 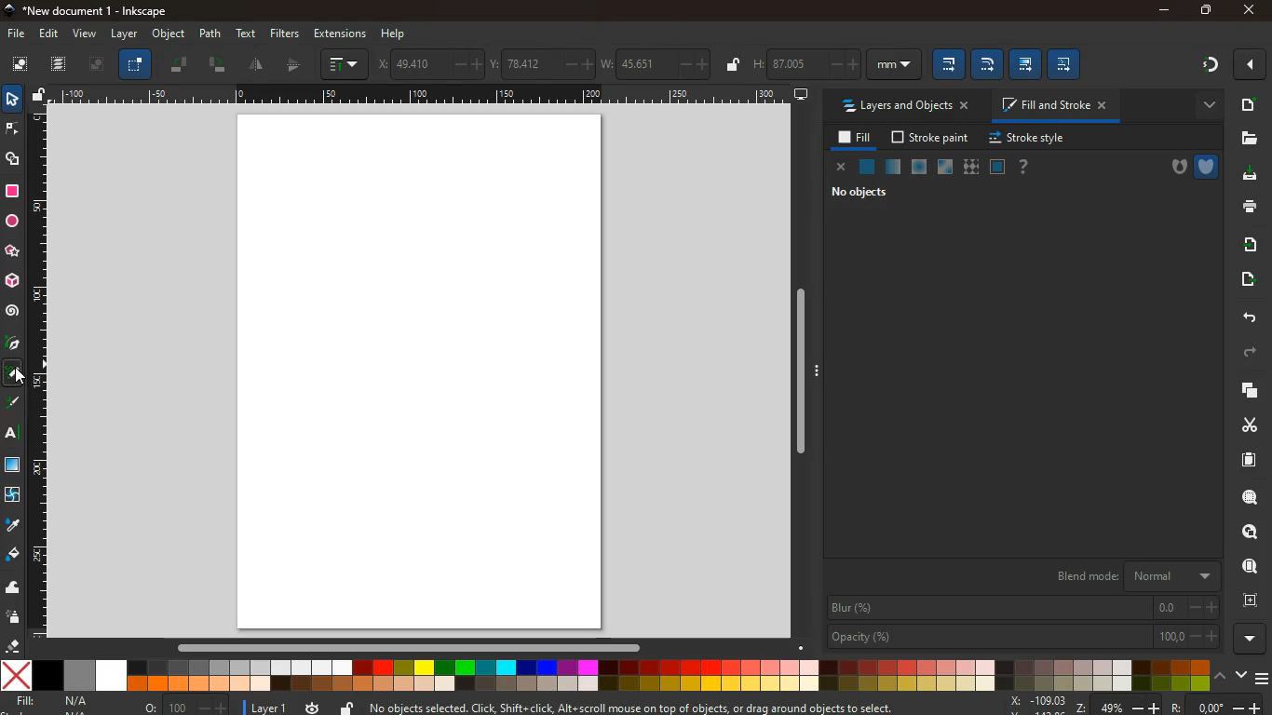 I want to click on drop, so click(x=12, y=526).